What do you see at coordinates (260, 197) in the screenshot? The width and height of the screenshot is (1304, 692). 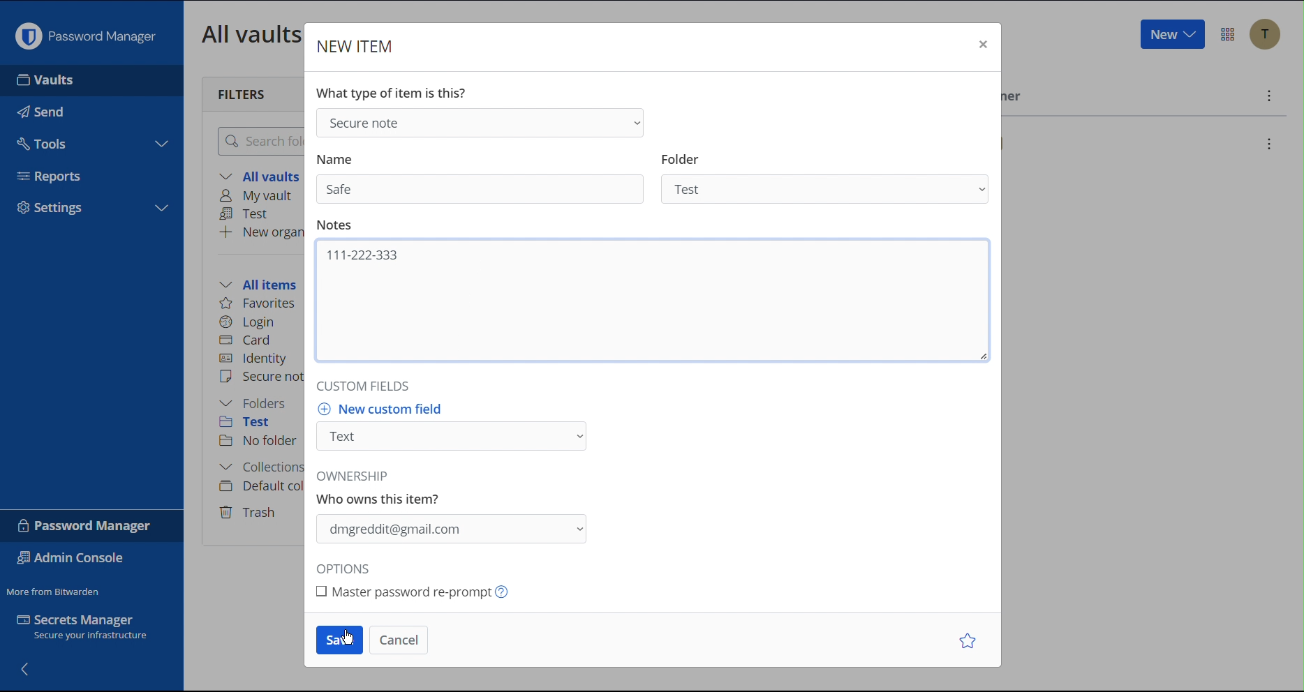 I see `My vault` at bounding box center [260, 197].